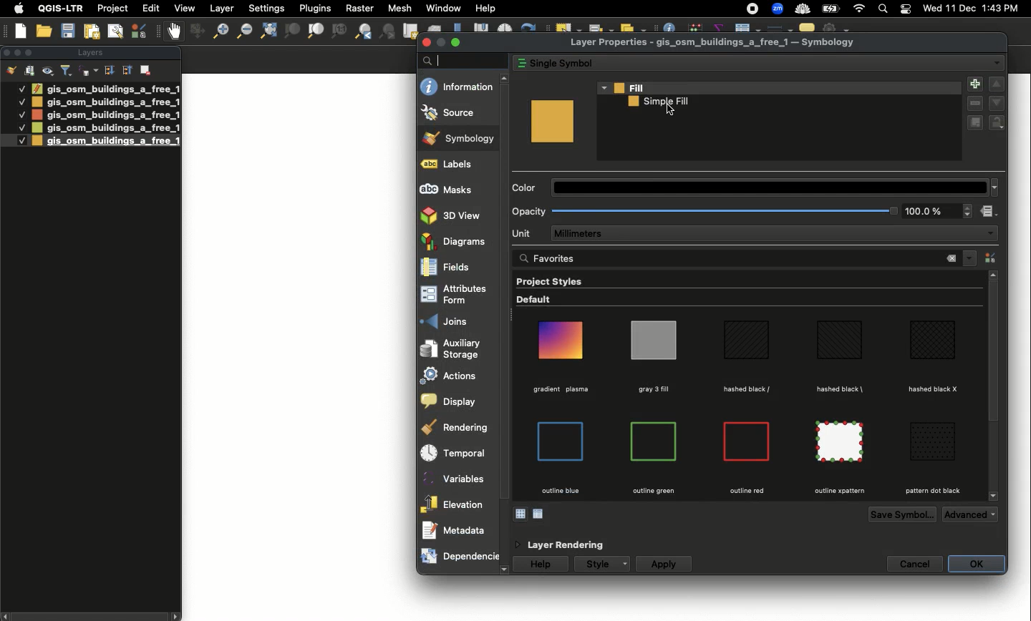 The image size is (1031, 621). What do you see at coordinates (652, 442) in the screenshot?
I see `` at bounding box center [652, 442].